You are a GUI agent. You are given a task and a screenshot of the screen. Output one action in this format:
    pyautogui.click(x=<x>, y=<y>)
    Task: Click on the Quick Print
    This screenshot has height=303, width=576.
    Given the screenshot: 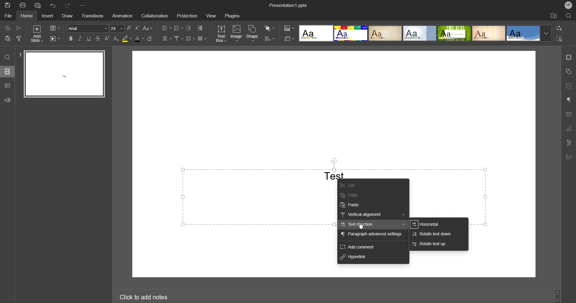 What is the action you would take?
    pyautogui.click(x=39, y=5)
    